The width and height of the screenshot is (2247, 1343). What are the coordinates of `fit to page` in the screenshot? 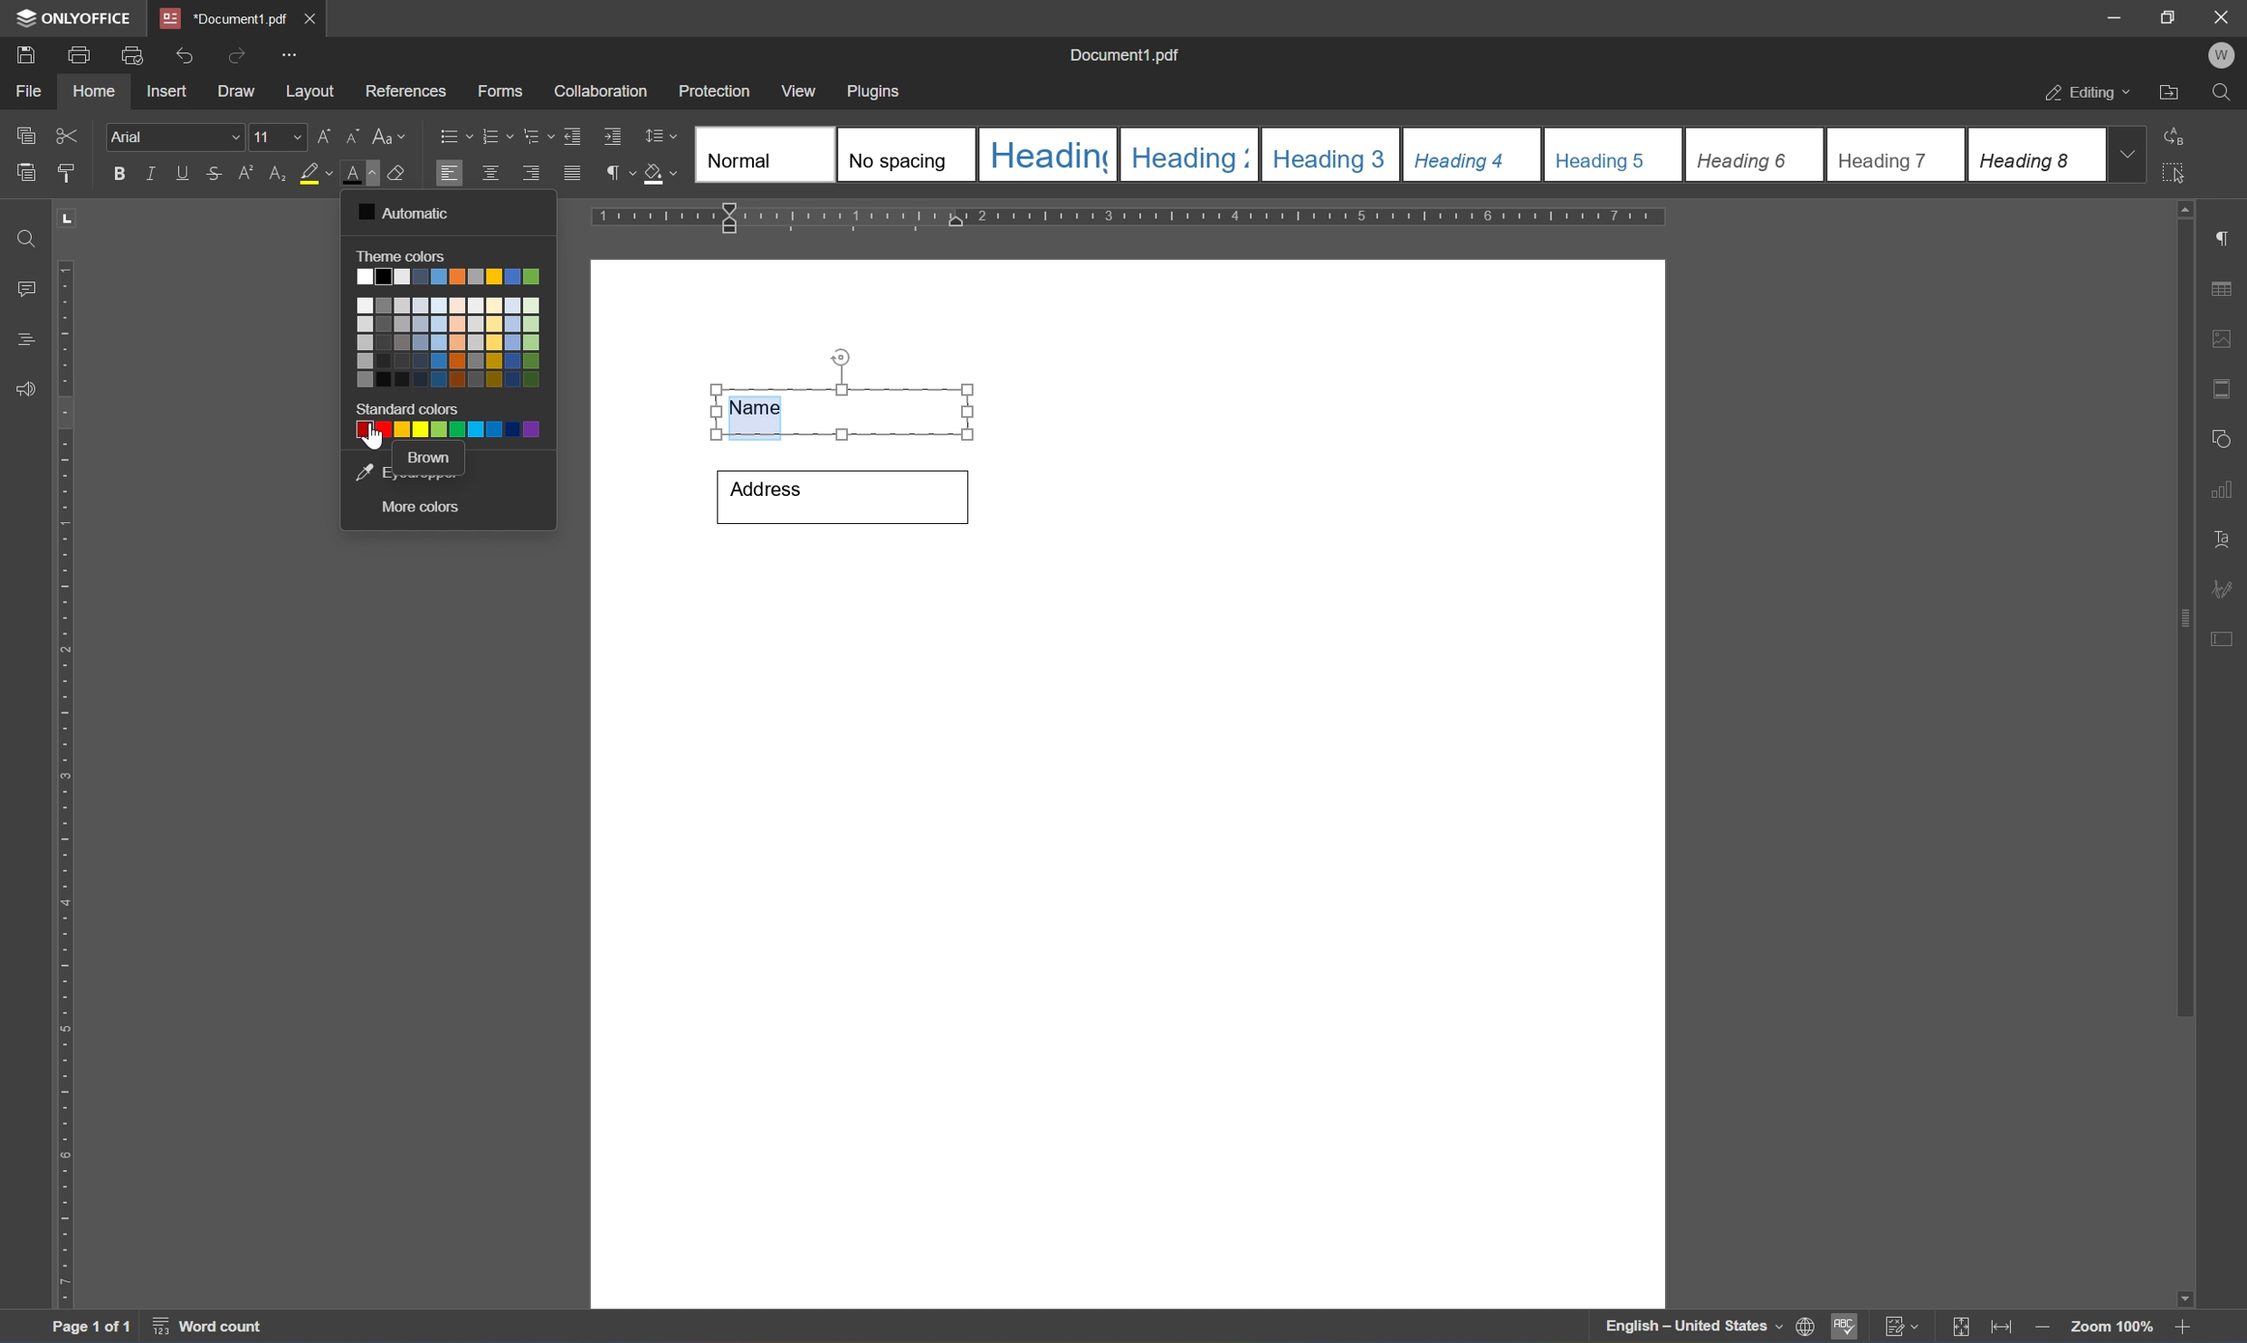 It's located at (1962, 1328).